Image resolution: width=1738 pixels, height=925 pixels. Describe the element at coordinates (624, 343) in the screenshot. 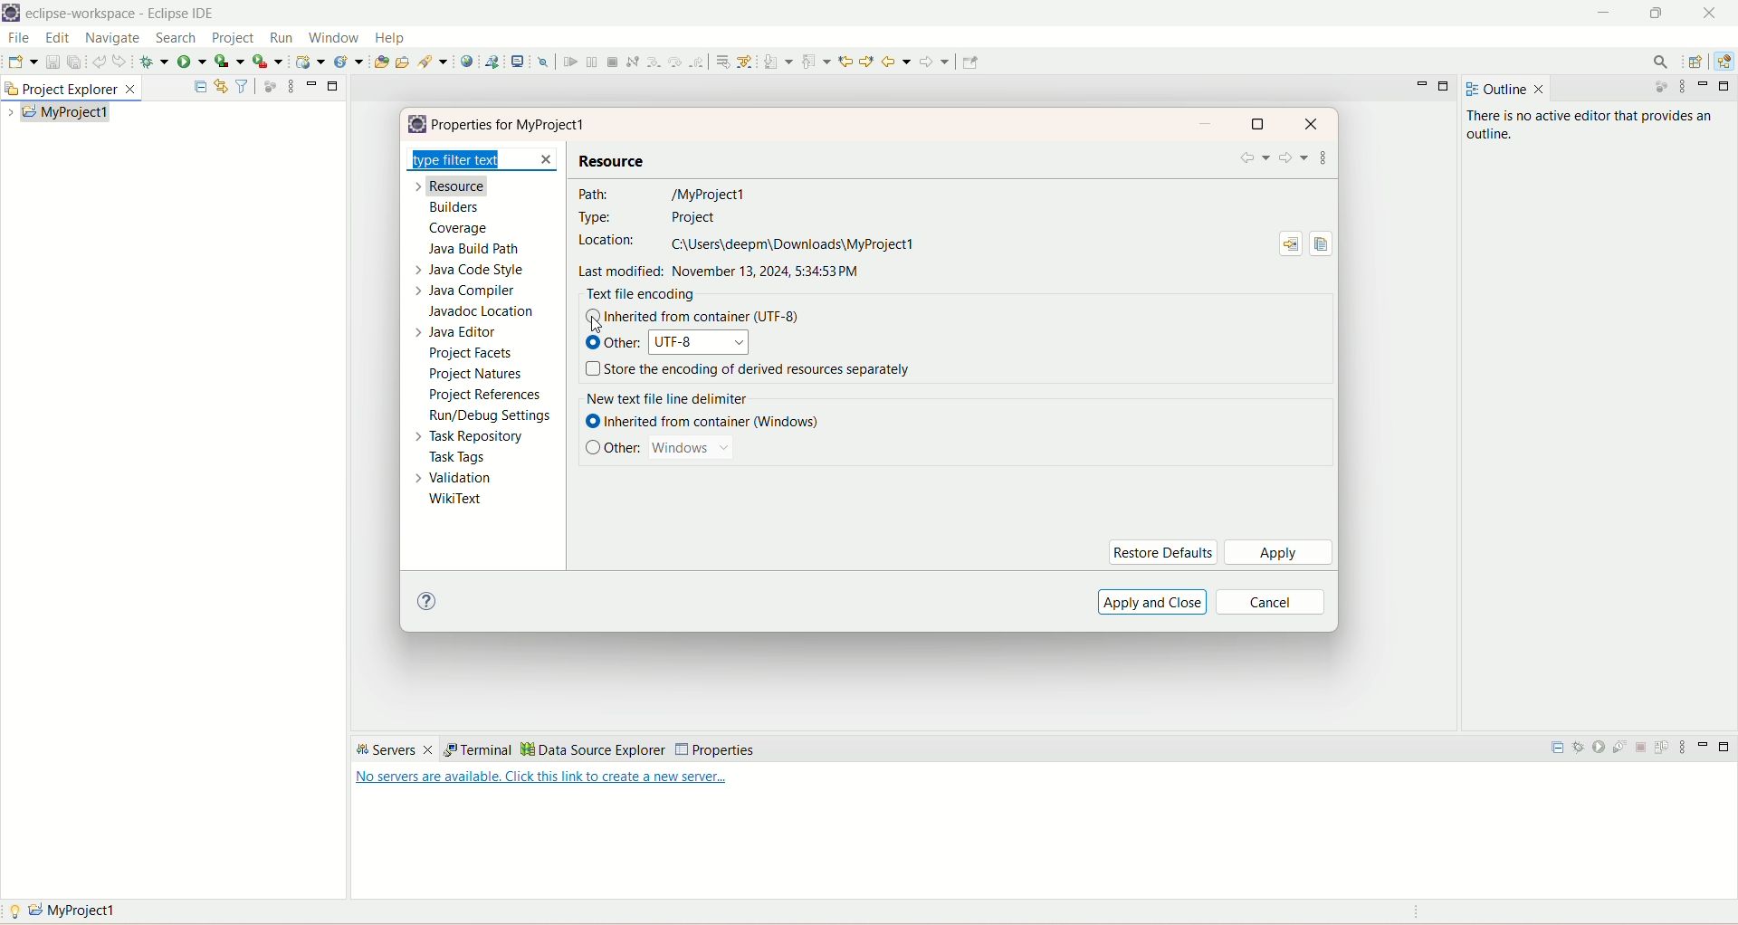

I see `other` at that location.